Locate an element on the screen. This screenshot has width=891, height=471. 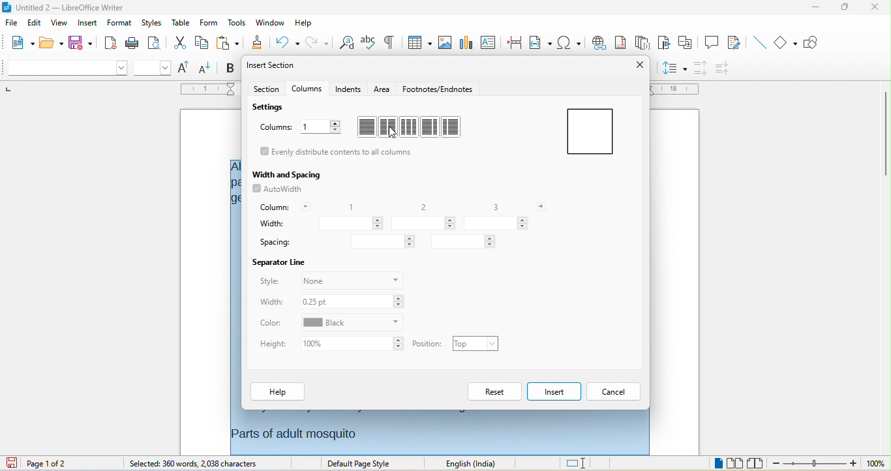
spacing is located at coordinates (276, 242).